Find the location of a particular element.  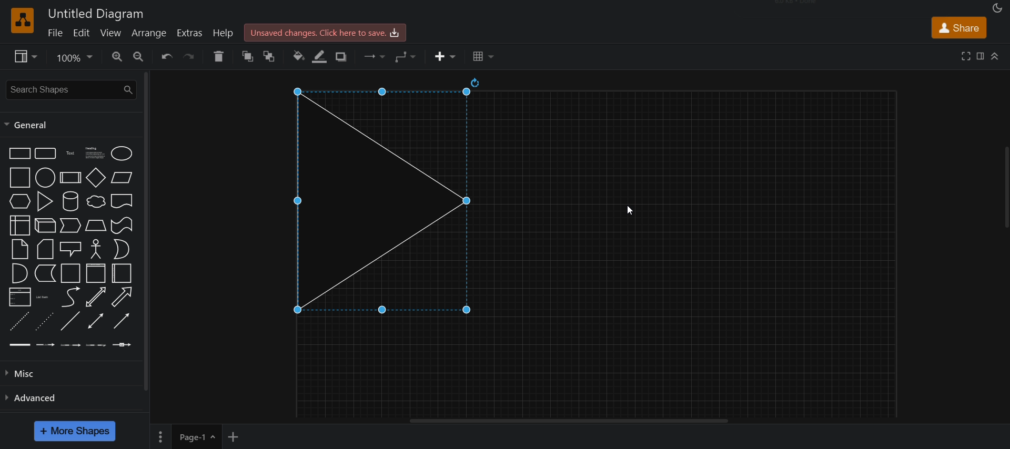

add new page is located at coordinates (239, 435).